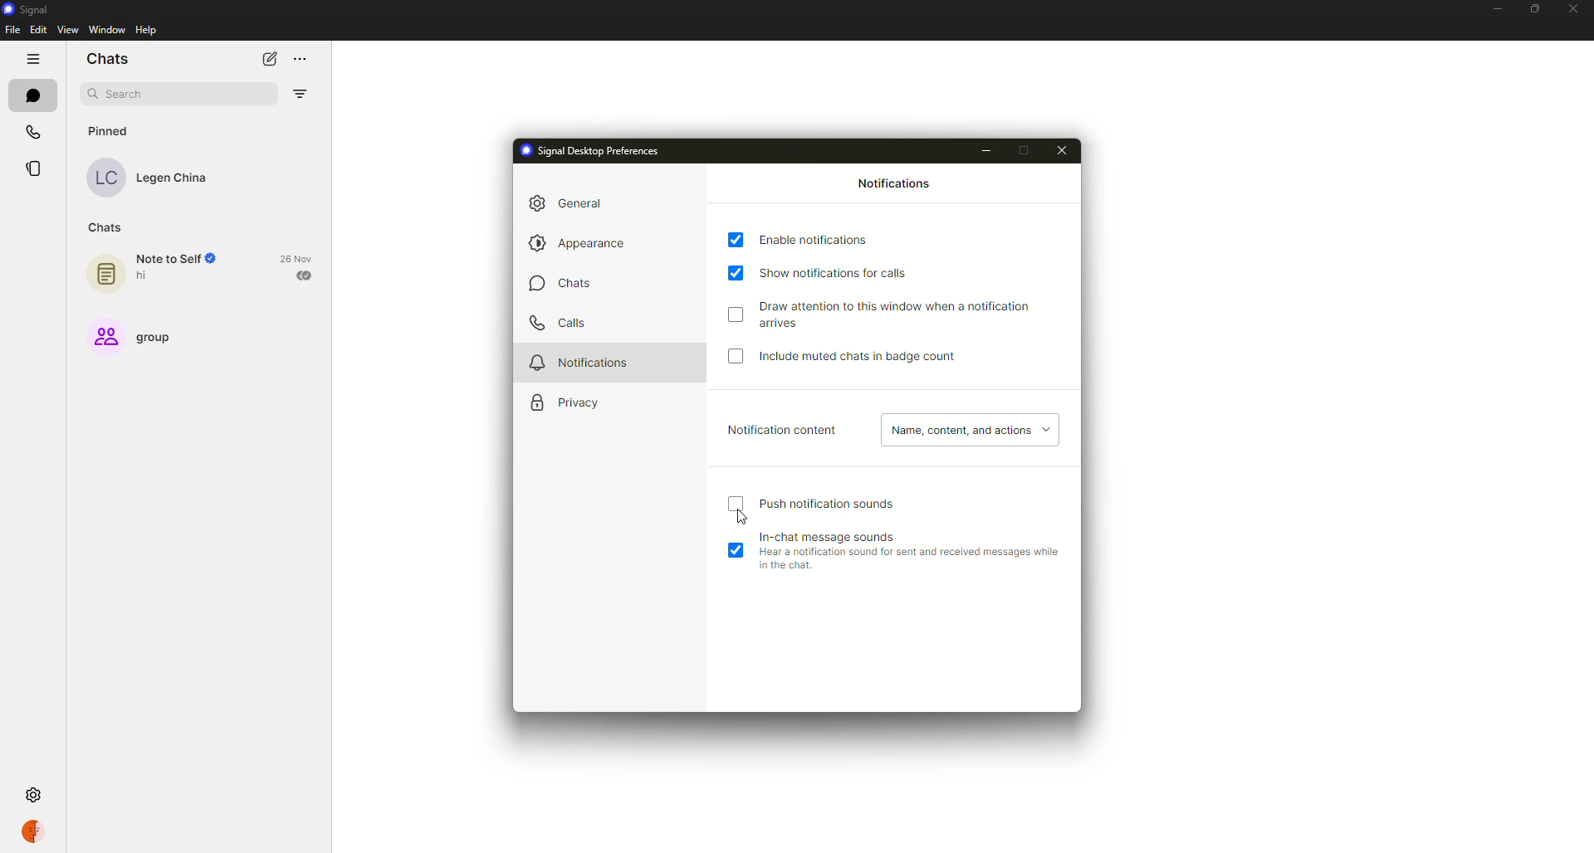  I want to click on privacy, so click(573, 402).